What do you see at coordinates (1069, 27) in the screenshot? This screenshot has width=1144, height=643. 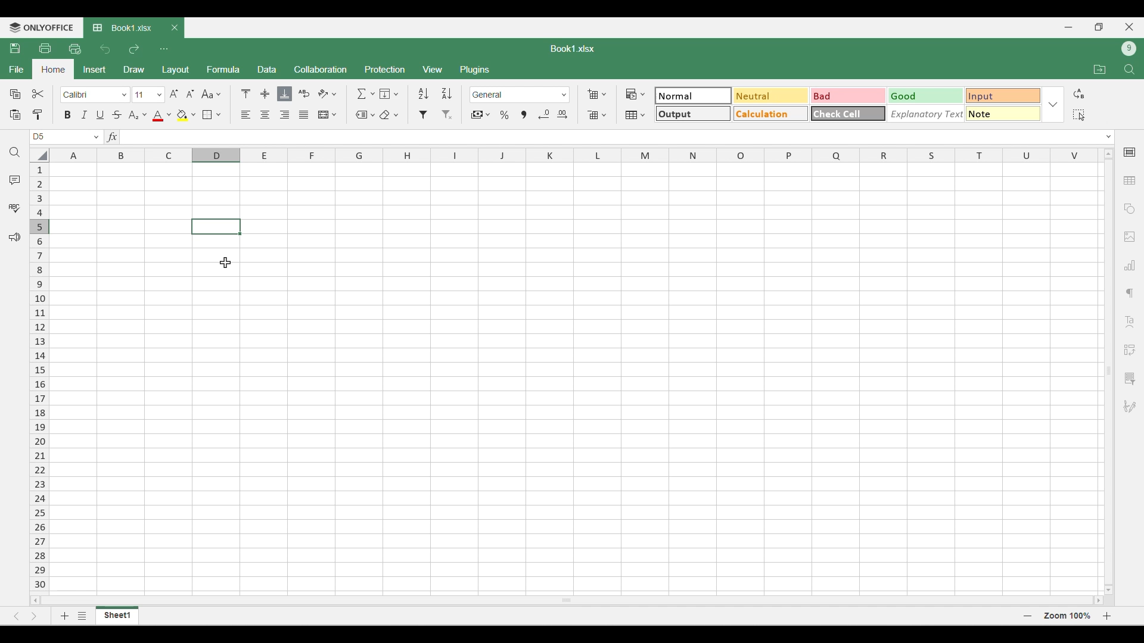 I see `Minimize` at bounding box center [1069, 27].